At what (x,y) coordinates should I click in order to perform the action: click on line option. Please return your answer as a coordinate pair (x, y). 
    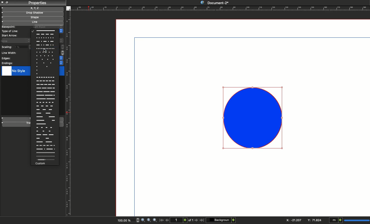
    Looking at the image, I should click on (45, 99).